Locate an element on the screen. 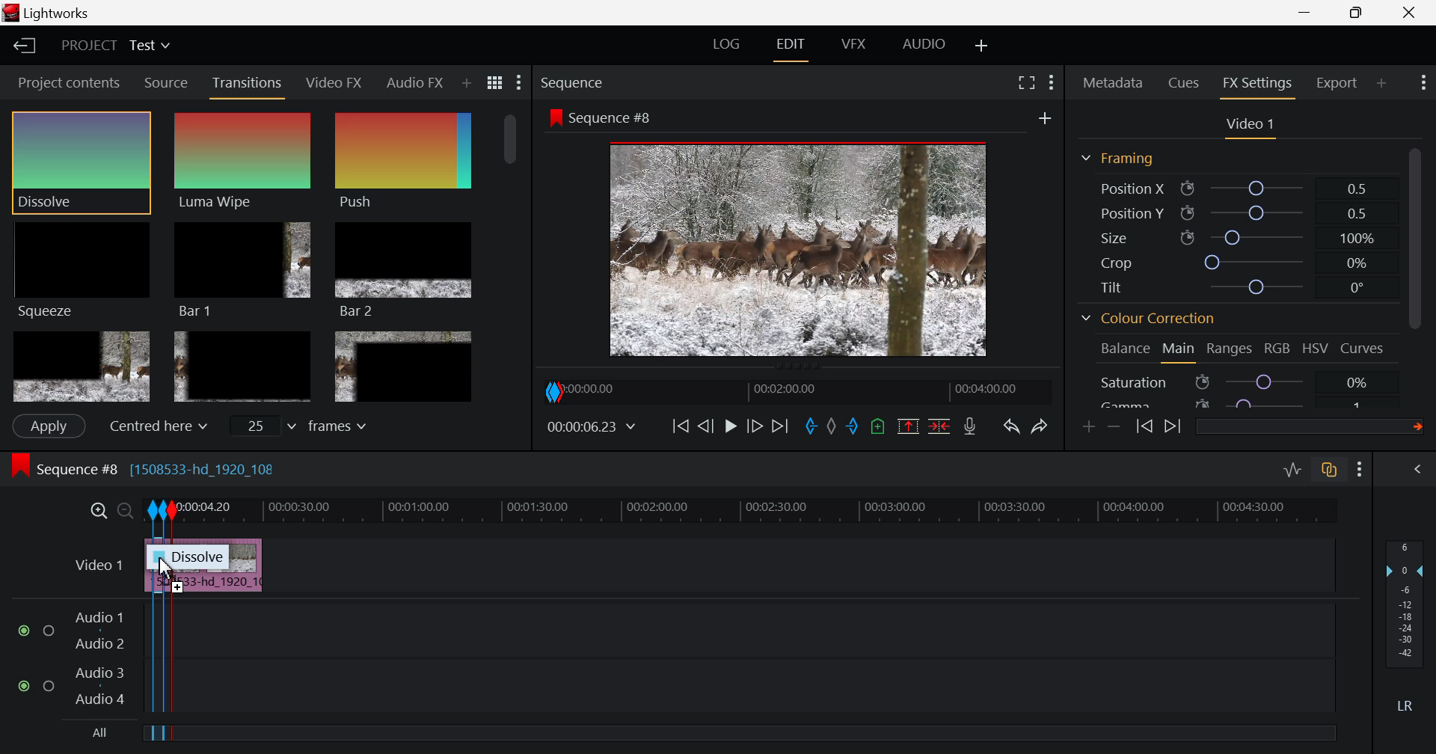  Bar 2 is located at coordinates (405, 269).